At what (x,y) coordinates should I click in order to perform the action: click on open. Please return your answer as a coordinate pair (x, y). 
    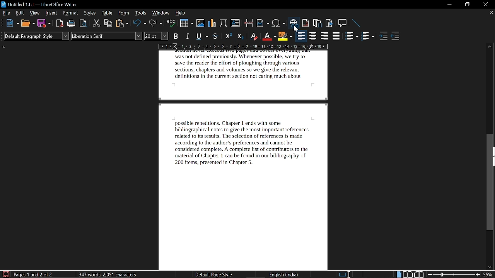
    Looking at the image, I should click on (27, 24).